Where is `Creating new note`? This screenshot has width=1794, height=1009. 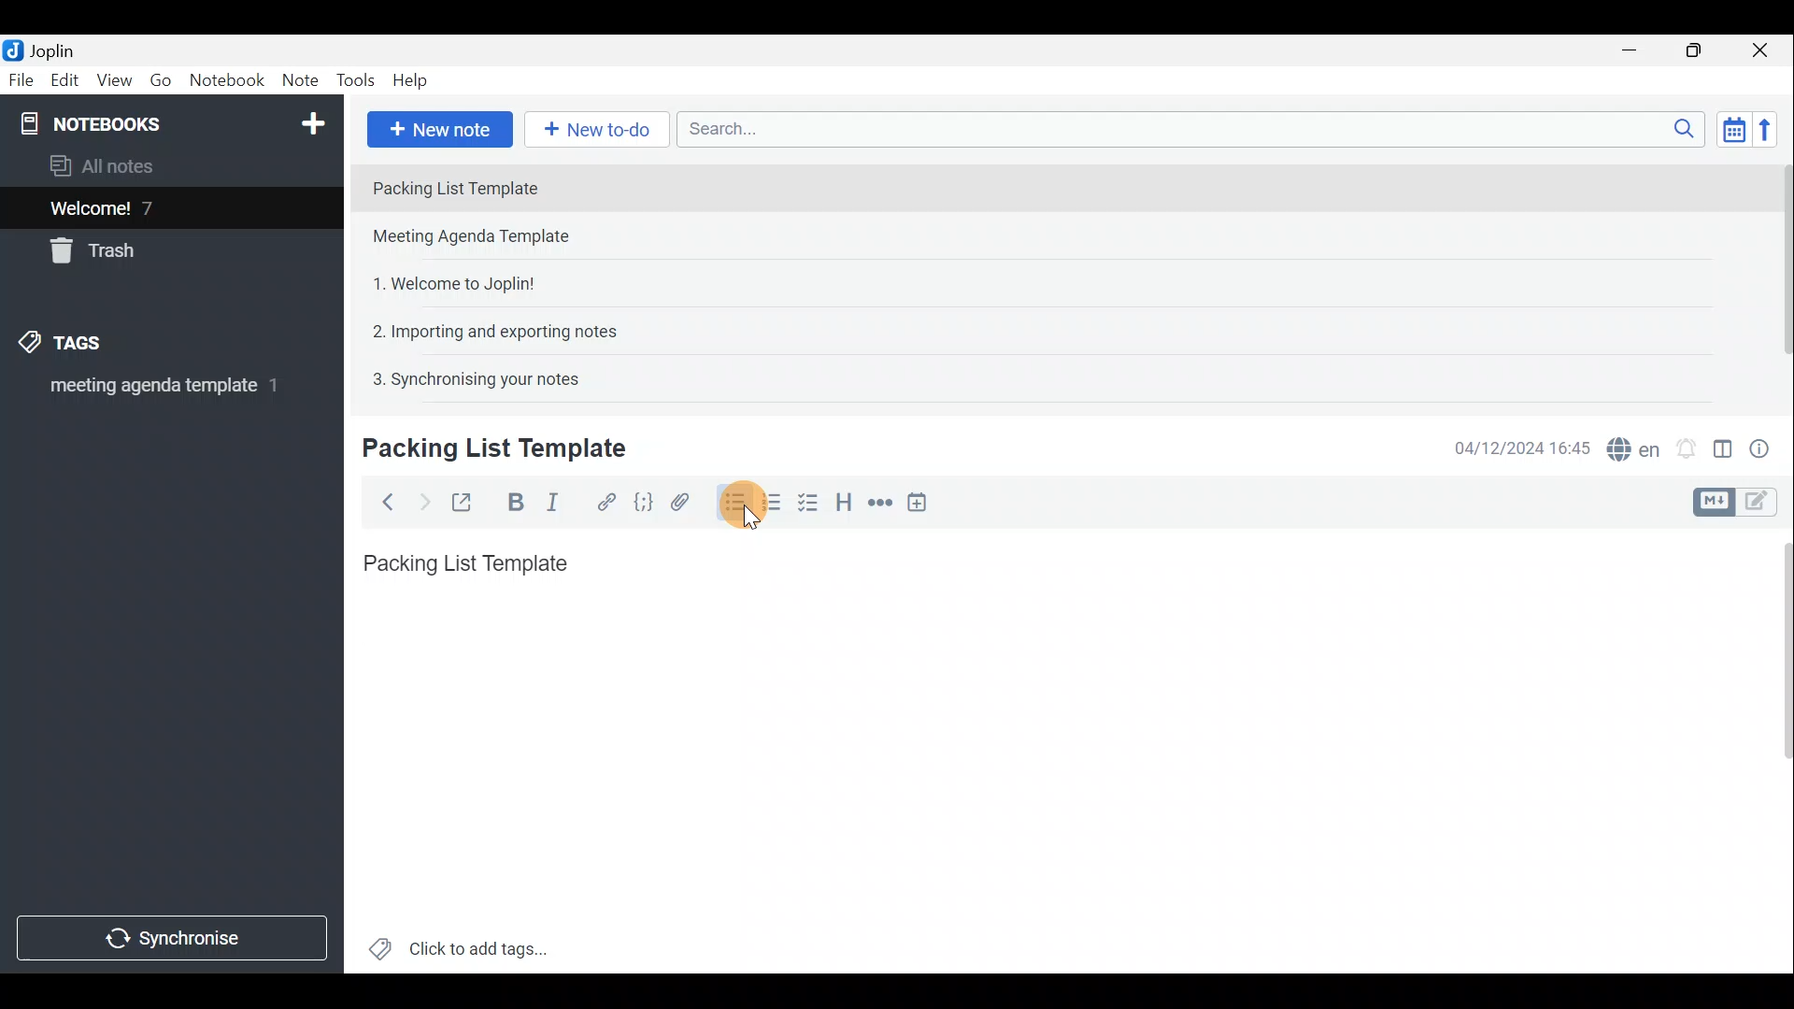 Creating new note is located at coordinates (483, 449).